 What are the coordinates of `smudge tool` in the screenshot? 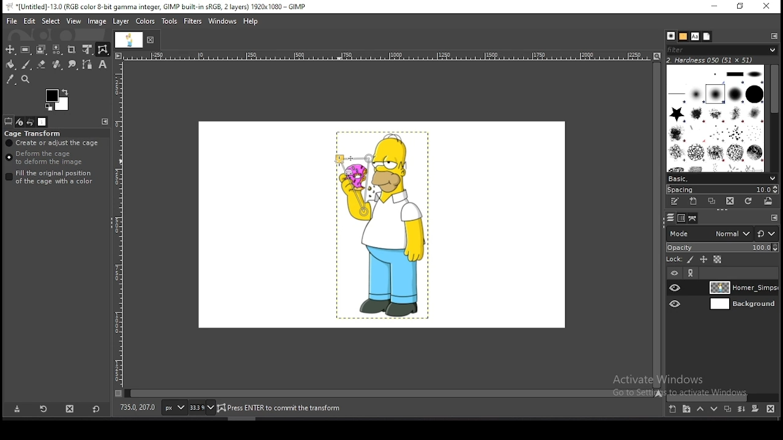 It's located at (72, 64).